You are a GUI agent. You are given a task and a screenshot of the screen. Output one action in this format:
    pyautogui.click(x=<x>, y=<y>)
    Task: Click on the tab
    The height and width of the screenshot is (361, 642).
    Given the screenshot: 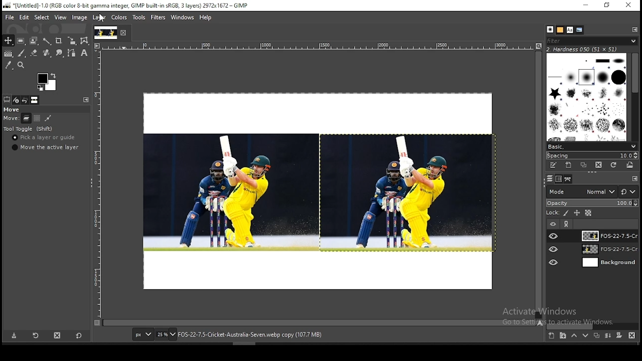 What is the action you would take?
    pyautogui.click(x=105, y=33)
    